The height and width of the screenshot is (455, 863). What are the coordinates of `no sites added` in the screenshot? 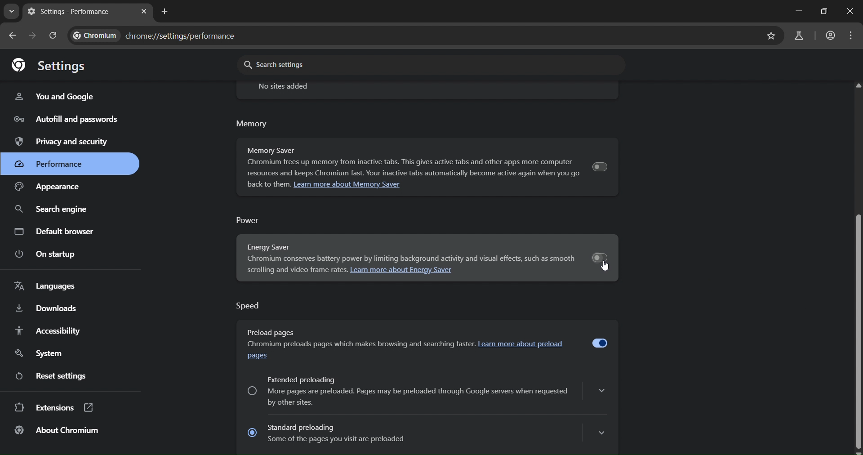 It's located at (289, 87).